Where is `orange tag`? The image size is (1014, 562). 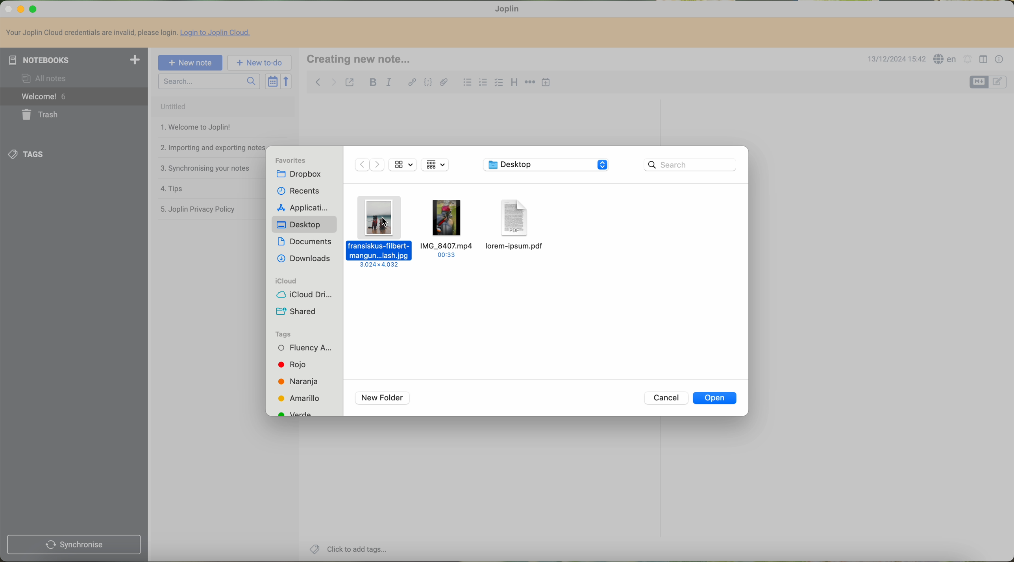 orange tag is located at coordinates (301, 383).